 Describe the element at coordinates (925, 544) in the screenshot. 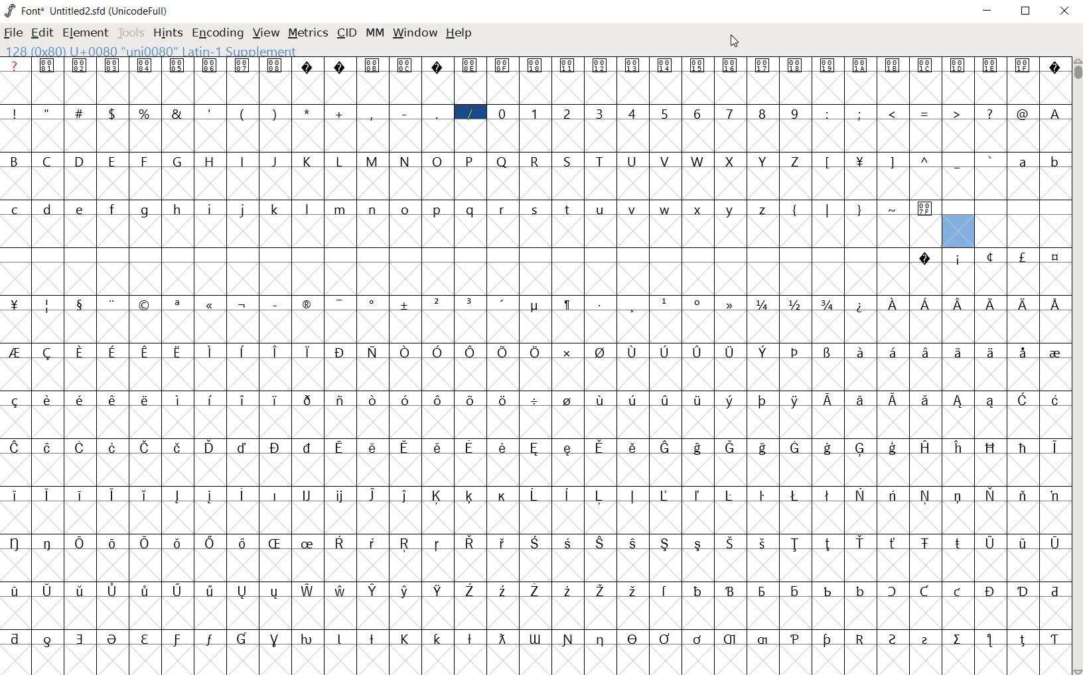

I see `glyph` at that location.